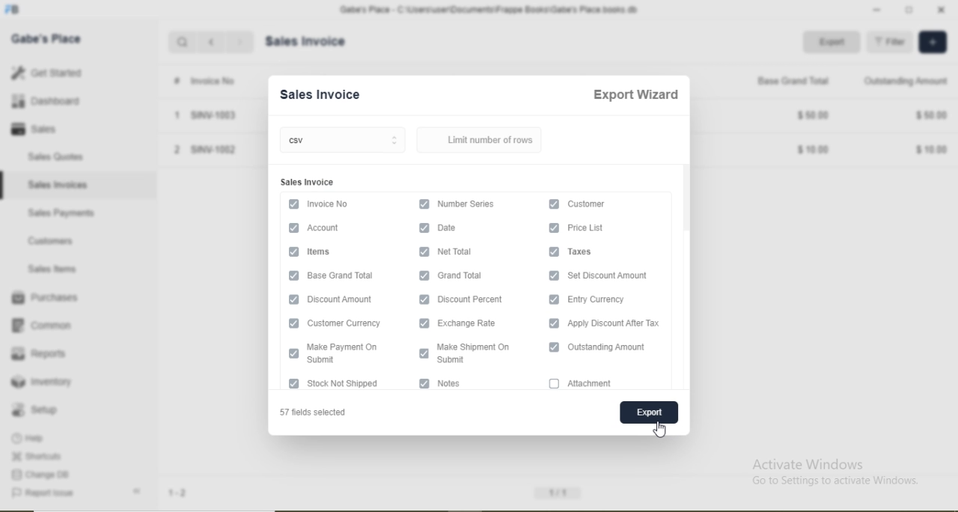  I want to click on Limit number of rows., so click(486, 140).